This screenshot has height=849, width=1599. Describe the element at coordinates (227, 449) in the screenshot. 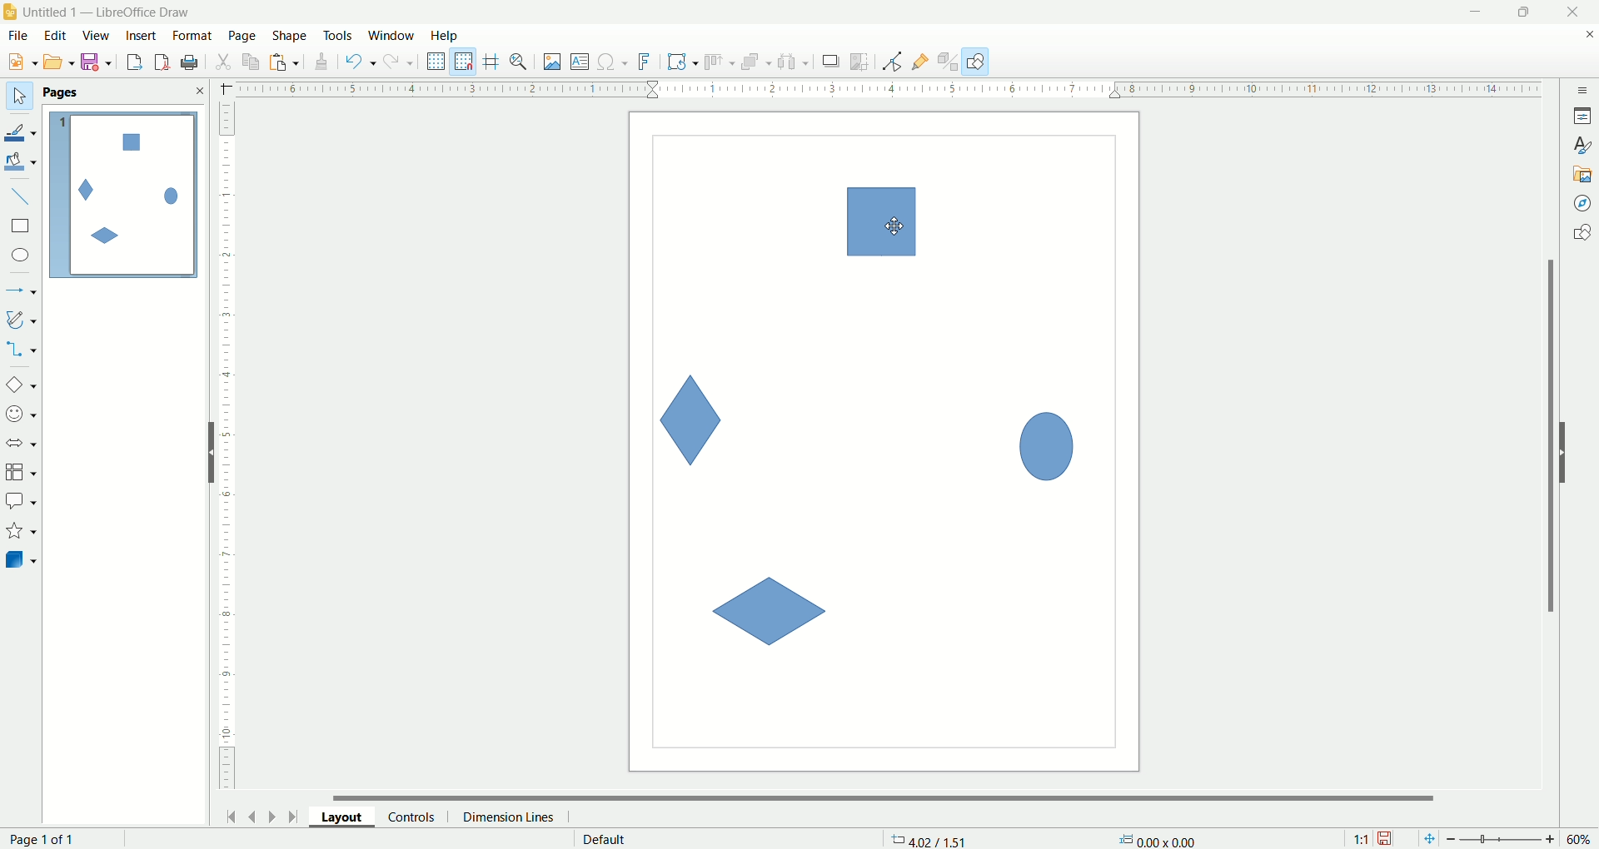

I see `scale bar` at that location.